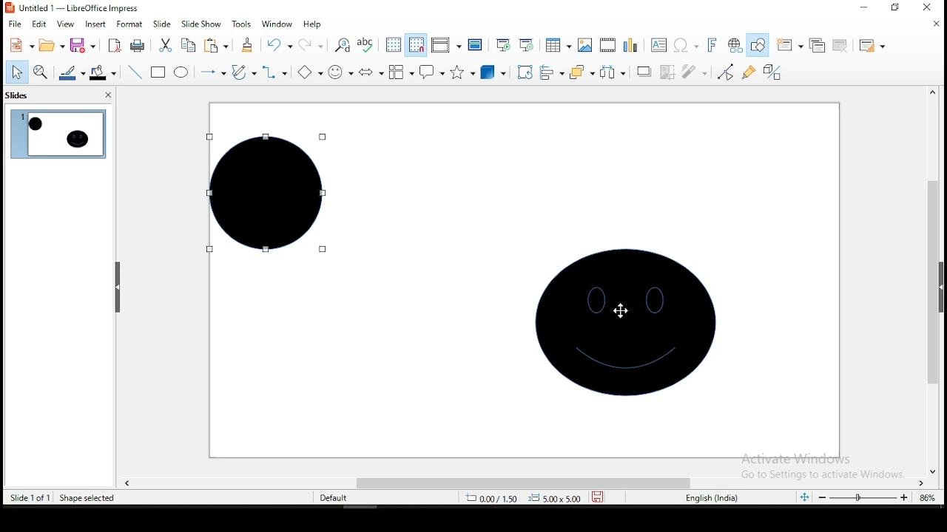 The height and width of the screenshot is (532, 947). I want to click on undo, so click(279, 45).